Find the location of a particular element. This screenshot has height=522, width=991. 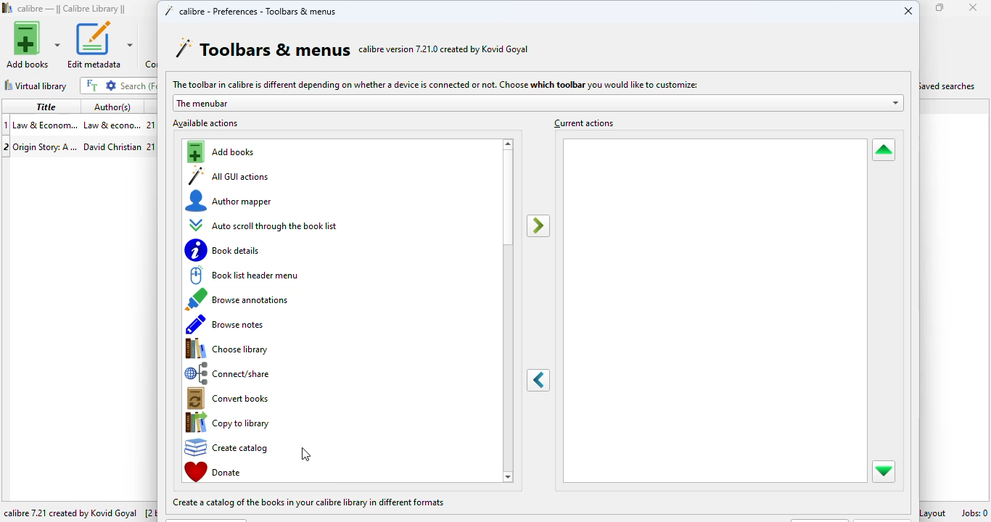

title is located at coordinates (46, 106).